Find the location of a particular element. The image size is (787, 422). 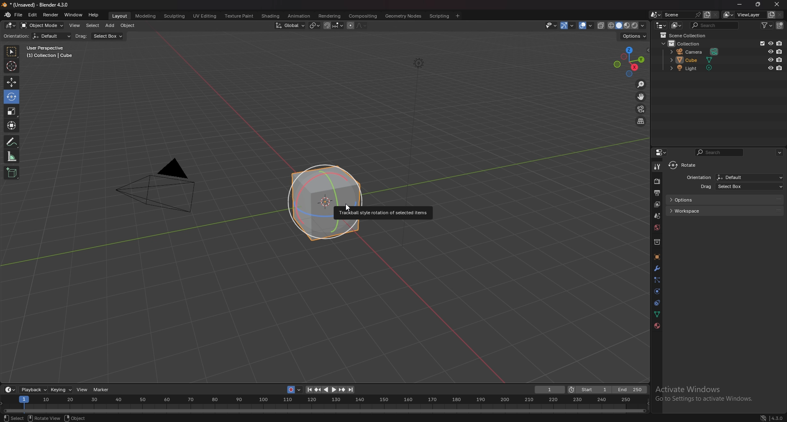

add cube is located at coordinates (12, 173).